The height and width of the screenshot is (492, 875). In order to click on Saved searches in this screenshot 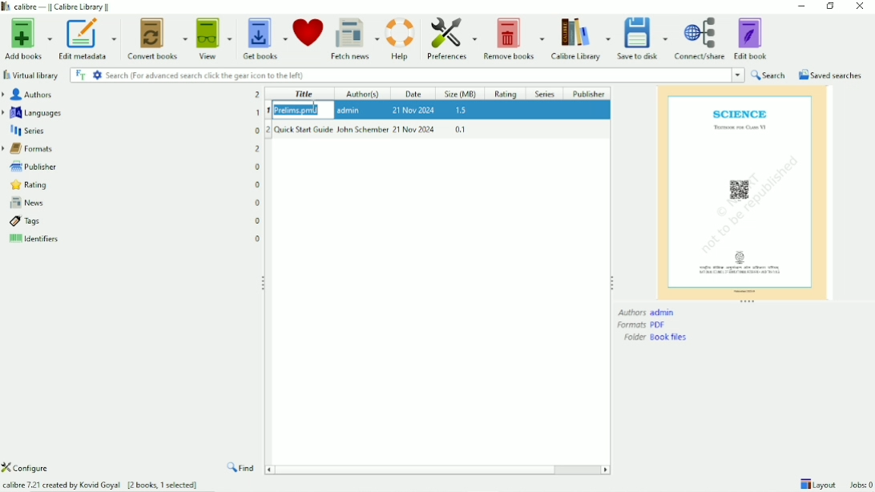, I will do `click(829, 75)`.